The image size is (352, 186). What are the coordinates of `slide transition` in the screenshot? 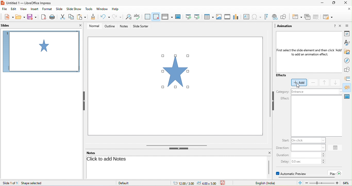 It's located at (348, 79).